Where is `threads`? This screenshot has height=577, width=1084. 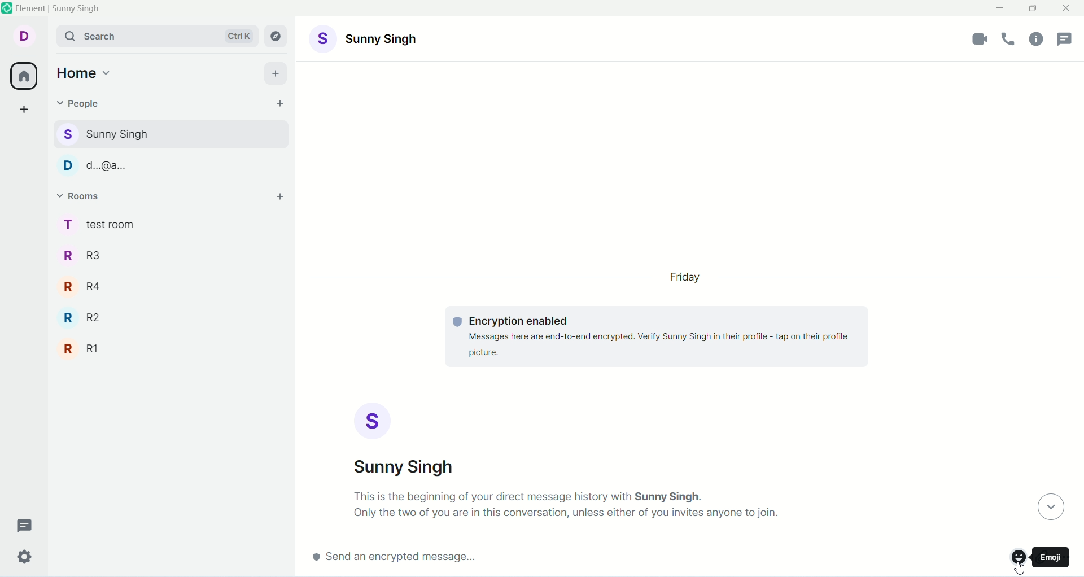 threads is located at coordinates (21, 525).